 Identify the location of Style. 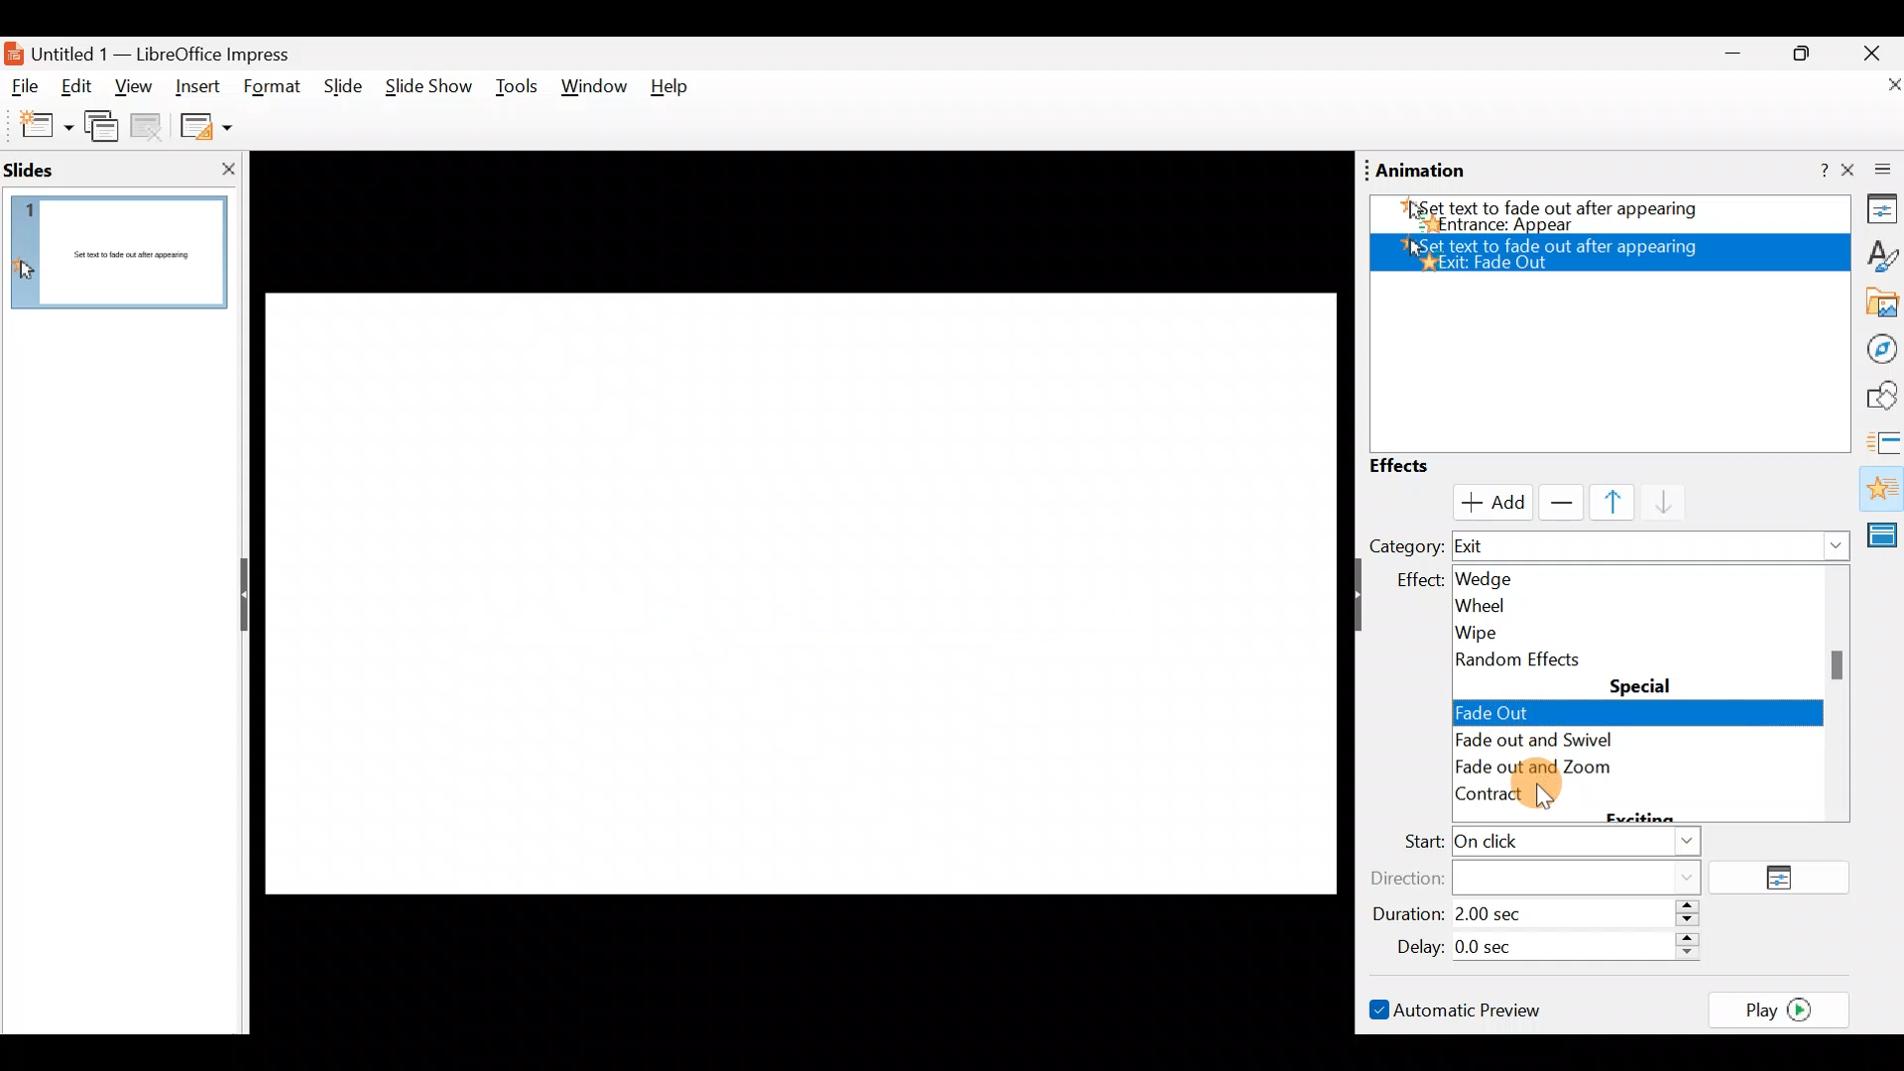
(1875, 254).